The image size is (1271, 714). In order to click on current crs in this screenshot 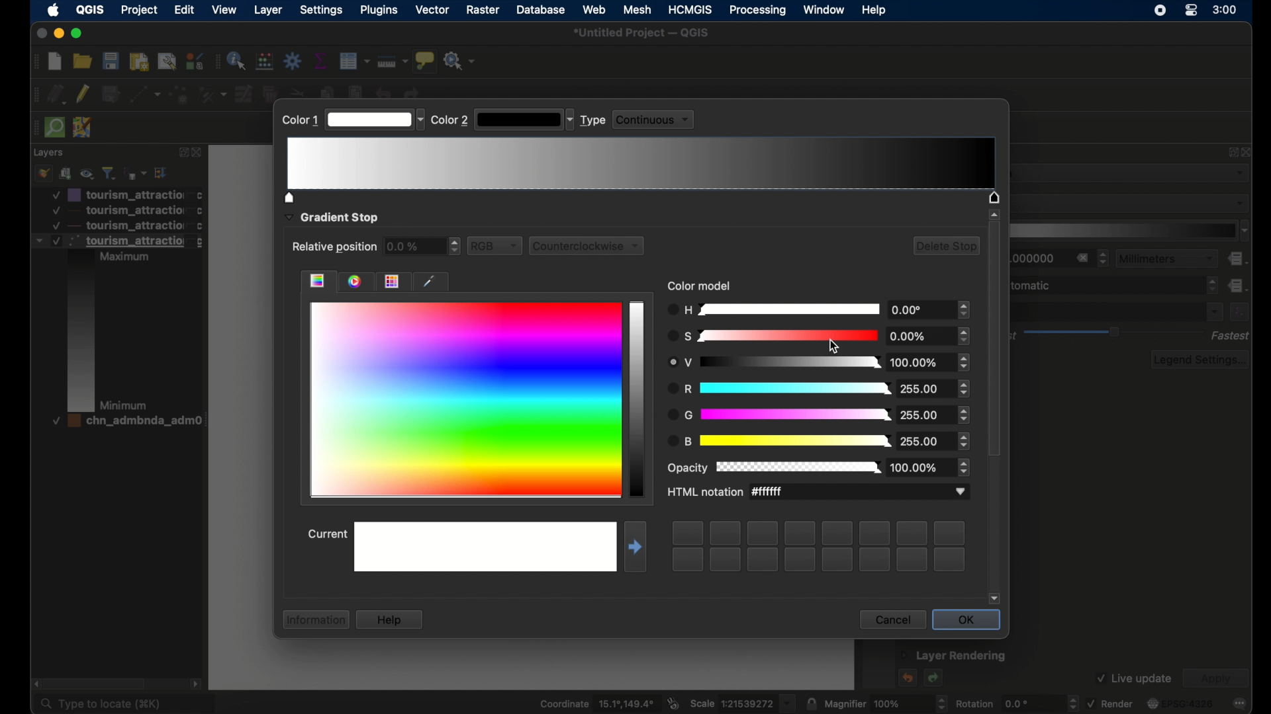, I will do `click(1180, 703)`.